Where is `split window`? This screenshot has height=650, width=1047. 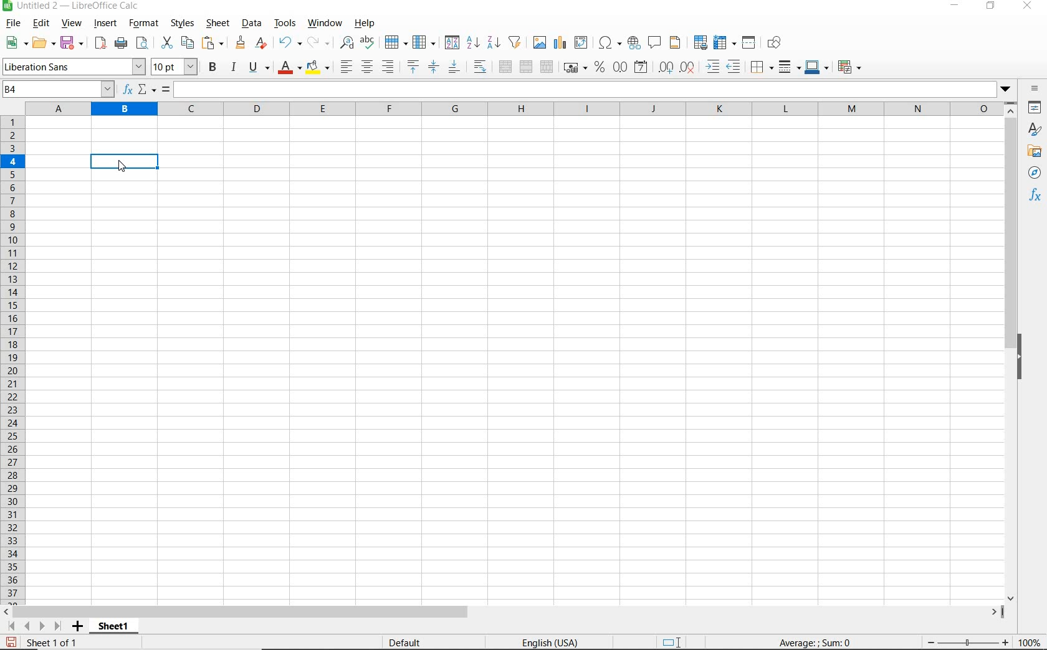 split window is located at coordinates (750, 43).